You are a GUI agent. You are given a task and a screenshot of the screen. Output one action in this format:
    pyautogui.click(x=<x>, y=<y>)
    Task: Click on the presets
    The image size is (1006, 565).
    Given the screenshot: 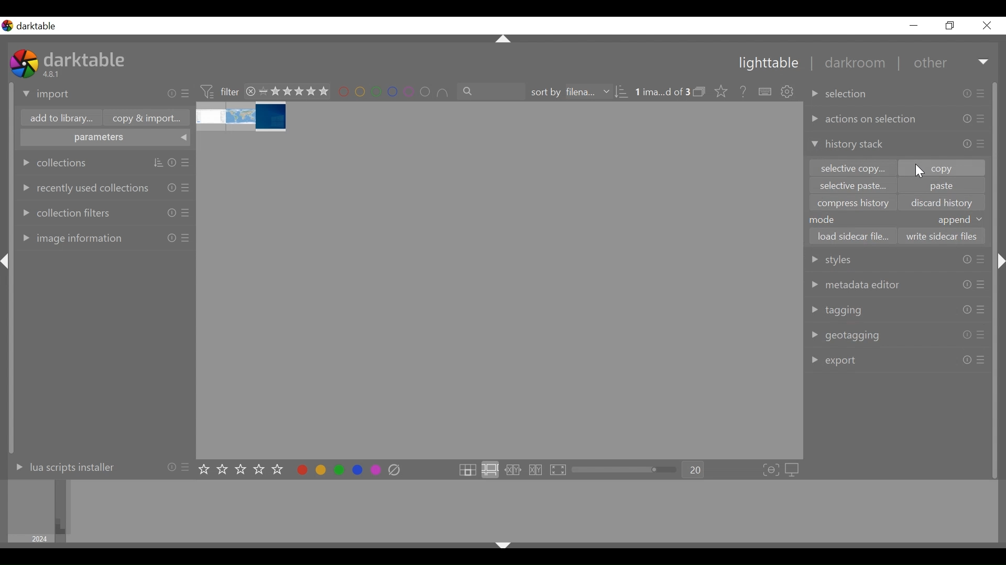 What is the action you would take?
    pyautogui.click(x=187, y=212)
    